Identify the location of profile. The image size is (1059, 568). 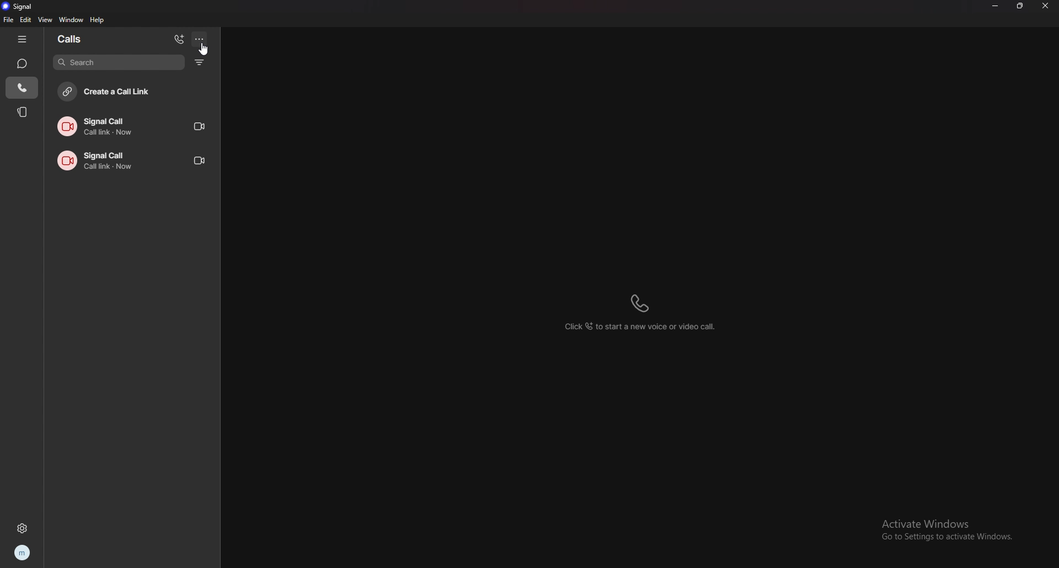
(22, 553).